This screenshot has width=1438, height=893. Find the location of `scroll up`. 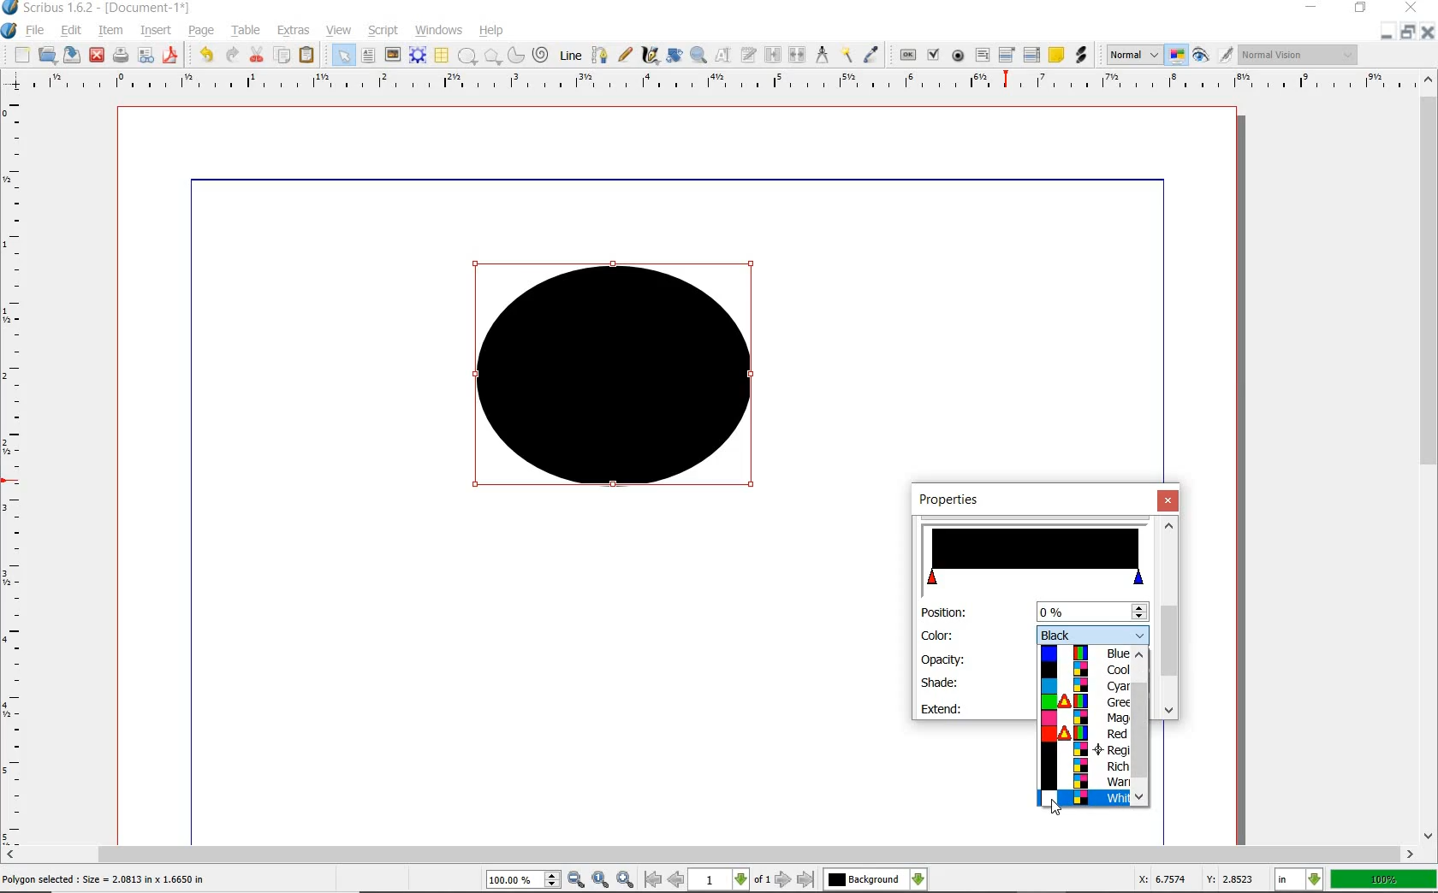

scroll up is located at coordinates (1140, 659).